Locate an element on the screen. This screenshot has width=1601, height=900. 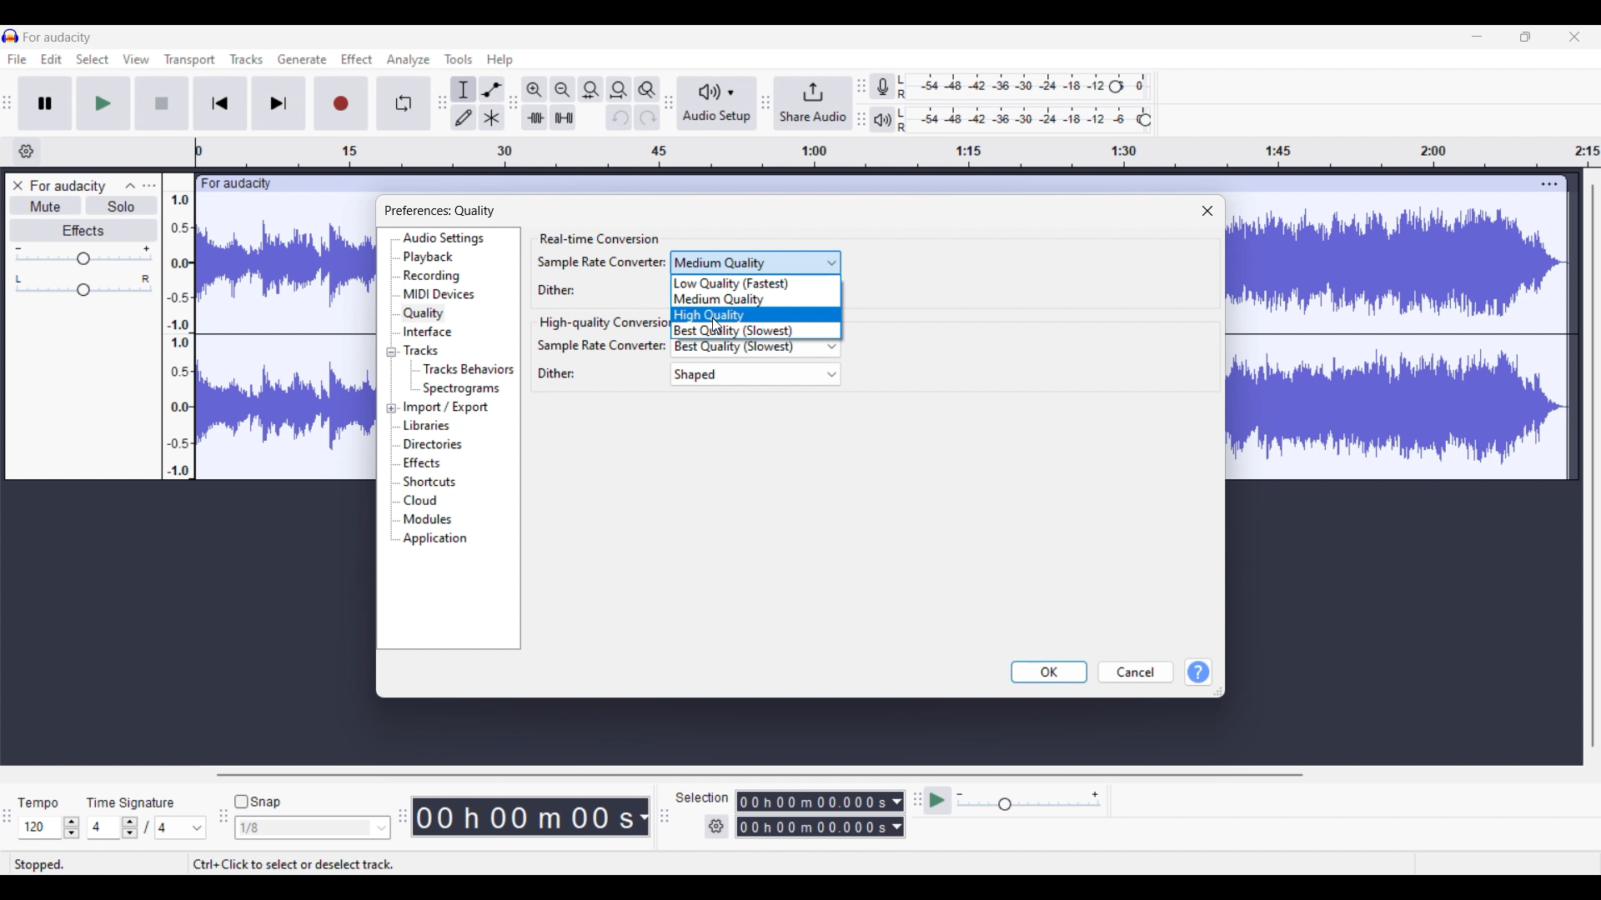
0 is located at coordinates (1143, 82).